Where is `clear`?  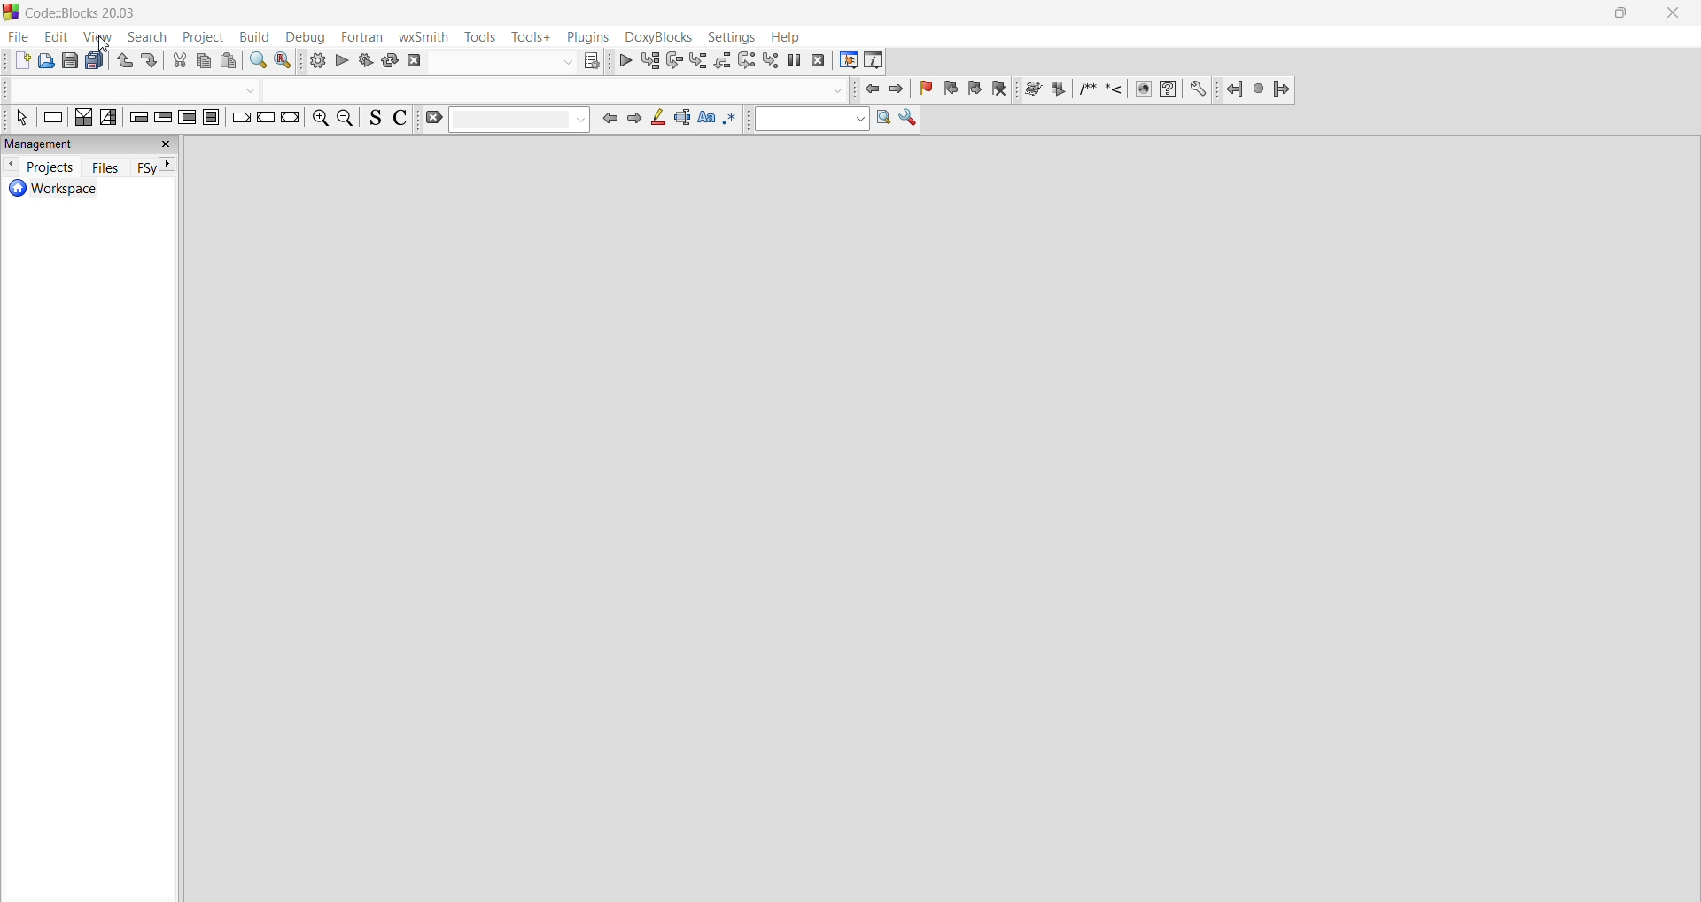 clear is located at coordinates (506, 120).